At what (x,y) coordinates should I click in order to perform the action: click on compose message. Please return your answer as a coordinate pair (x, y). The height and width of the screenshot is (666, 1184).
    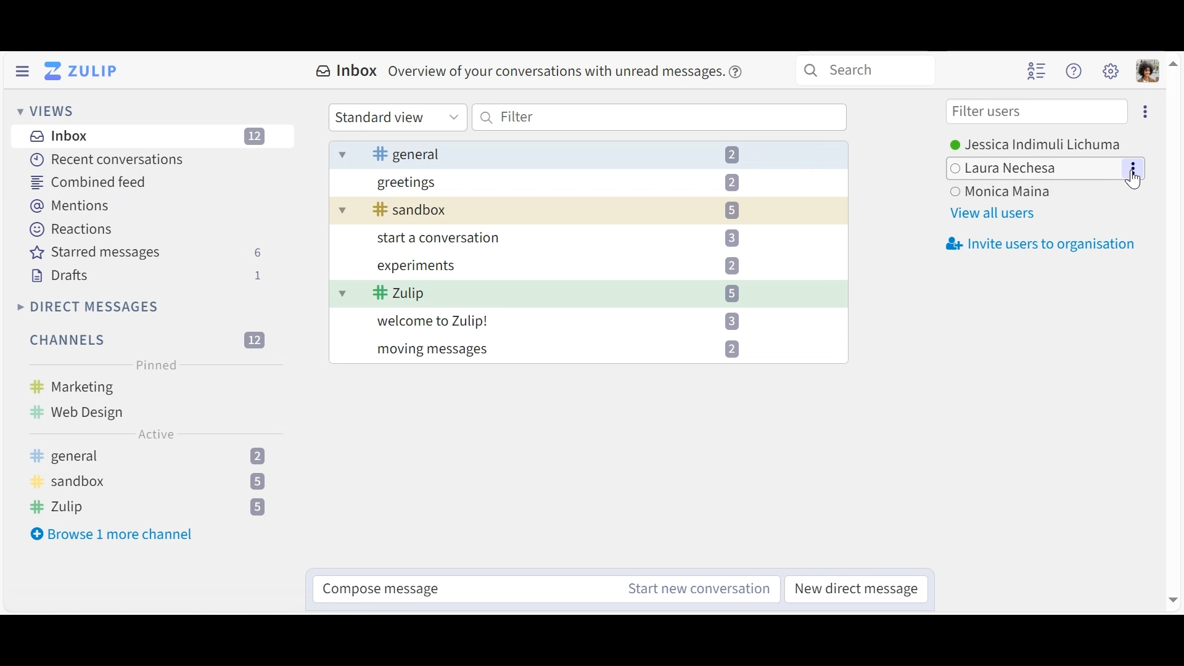
    Looking at the image, I should click on (464, 588).